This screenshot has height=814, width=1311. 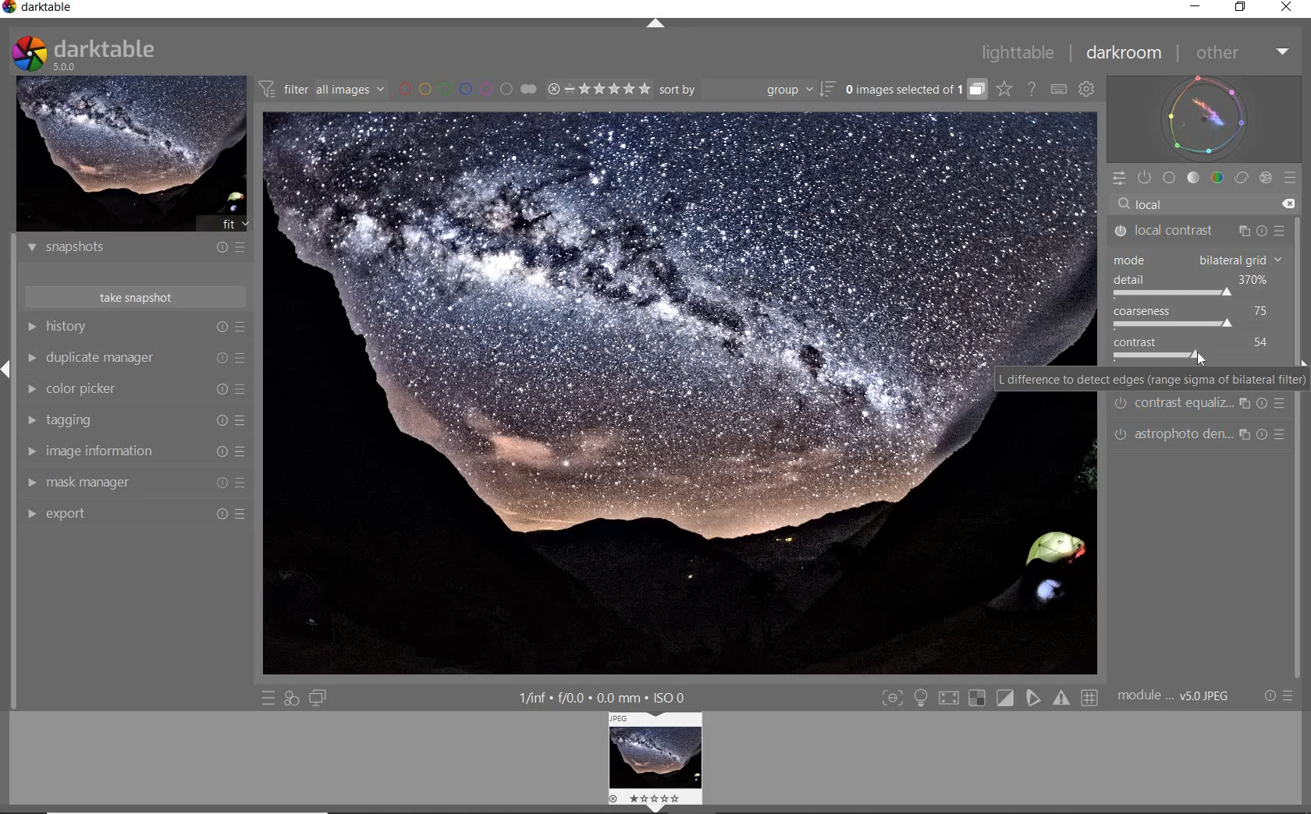 I want to click on multiple instance actions, so click(x=1244, y=402).